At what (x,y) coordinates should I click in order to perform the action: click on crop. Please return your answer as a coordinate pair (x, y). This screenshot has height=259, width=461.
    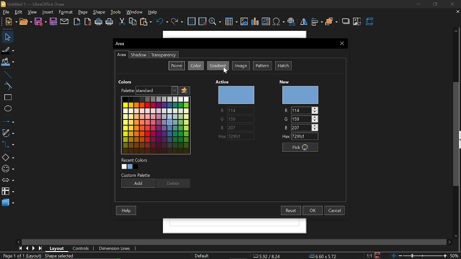
    Looking at the image, I should click on (357, 21).